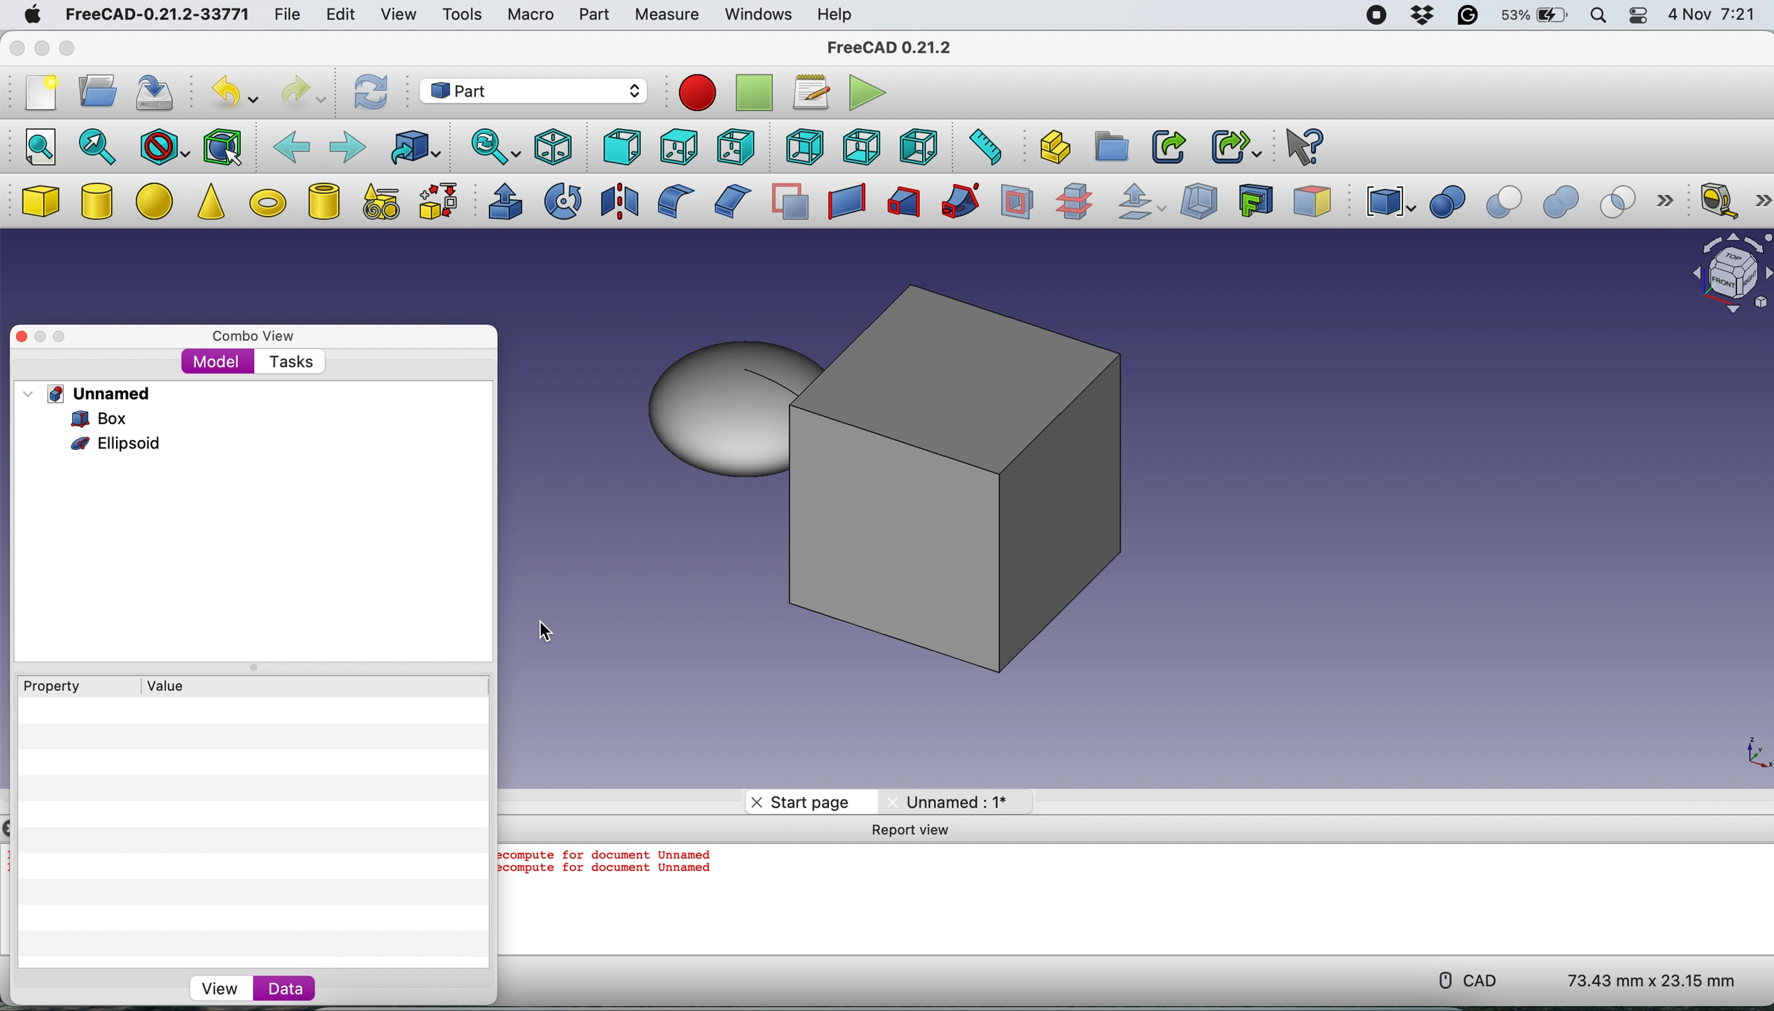  I want to click on combo view, so click(249, 332).